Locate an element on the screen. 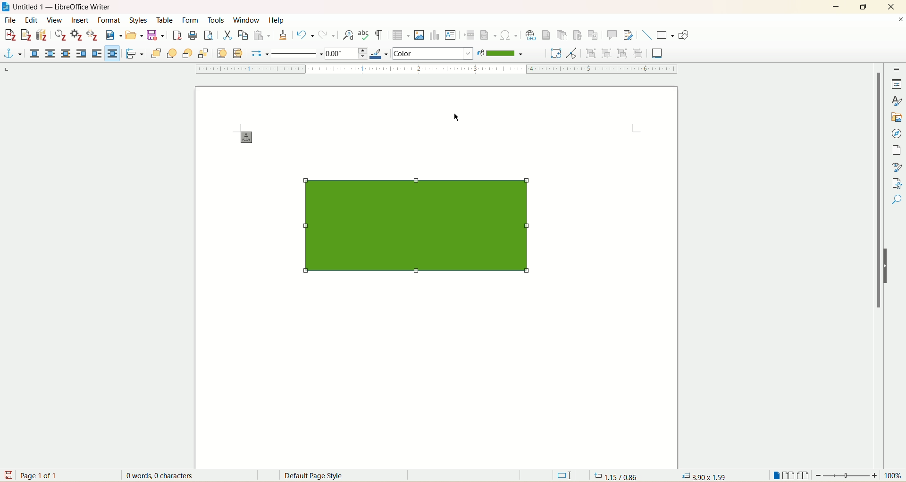 The height and width of the screenshot is (482, 906). line pattern is located at coordinates (295, 54).